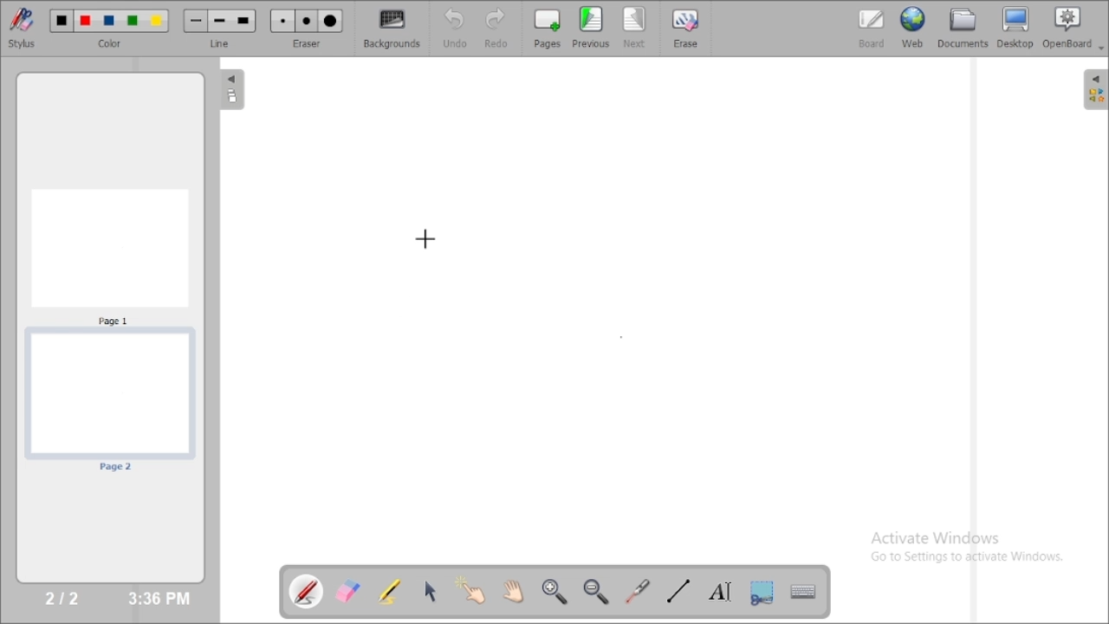  What do you see at coordinates (554, 592) in the screenshot?
I see `zoom in` at bounding box center [554, 592].